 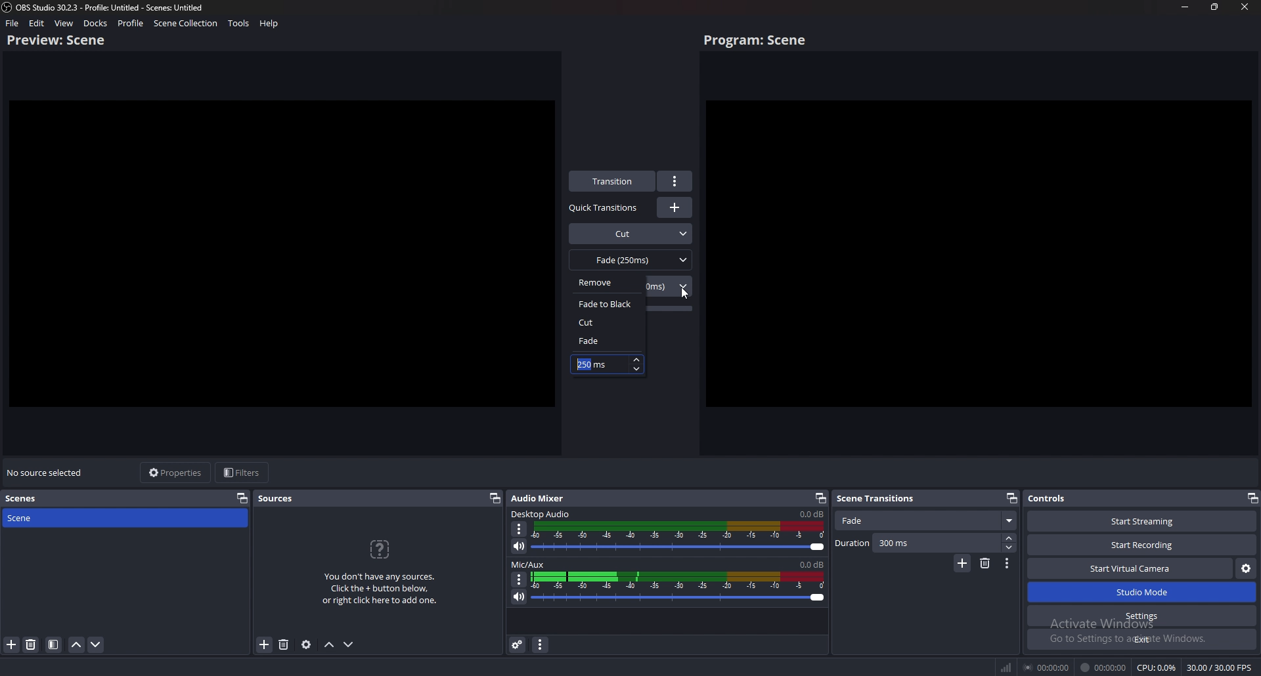 I want to click on Add scene transitions, so click(x=962, y=564).